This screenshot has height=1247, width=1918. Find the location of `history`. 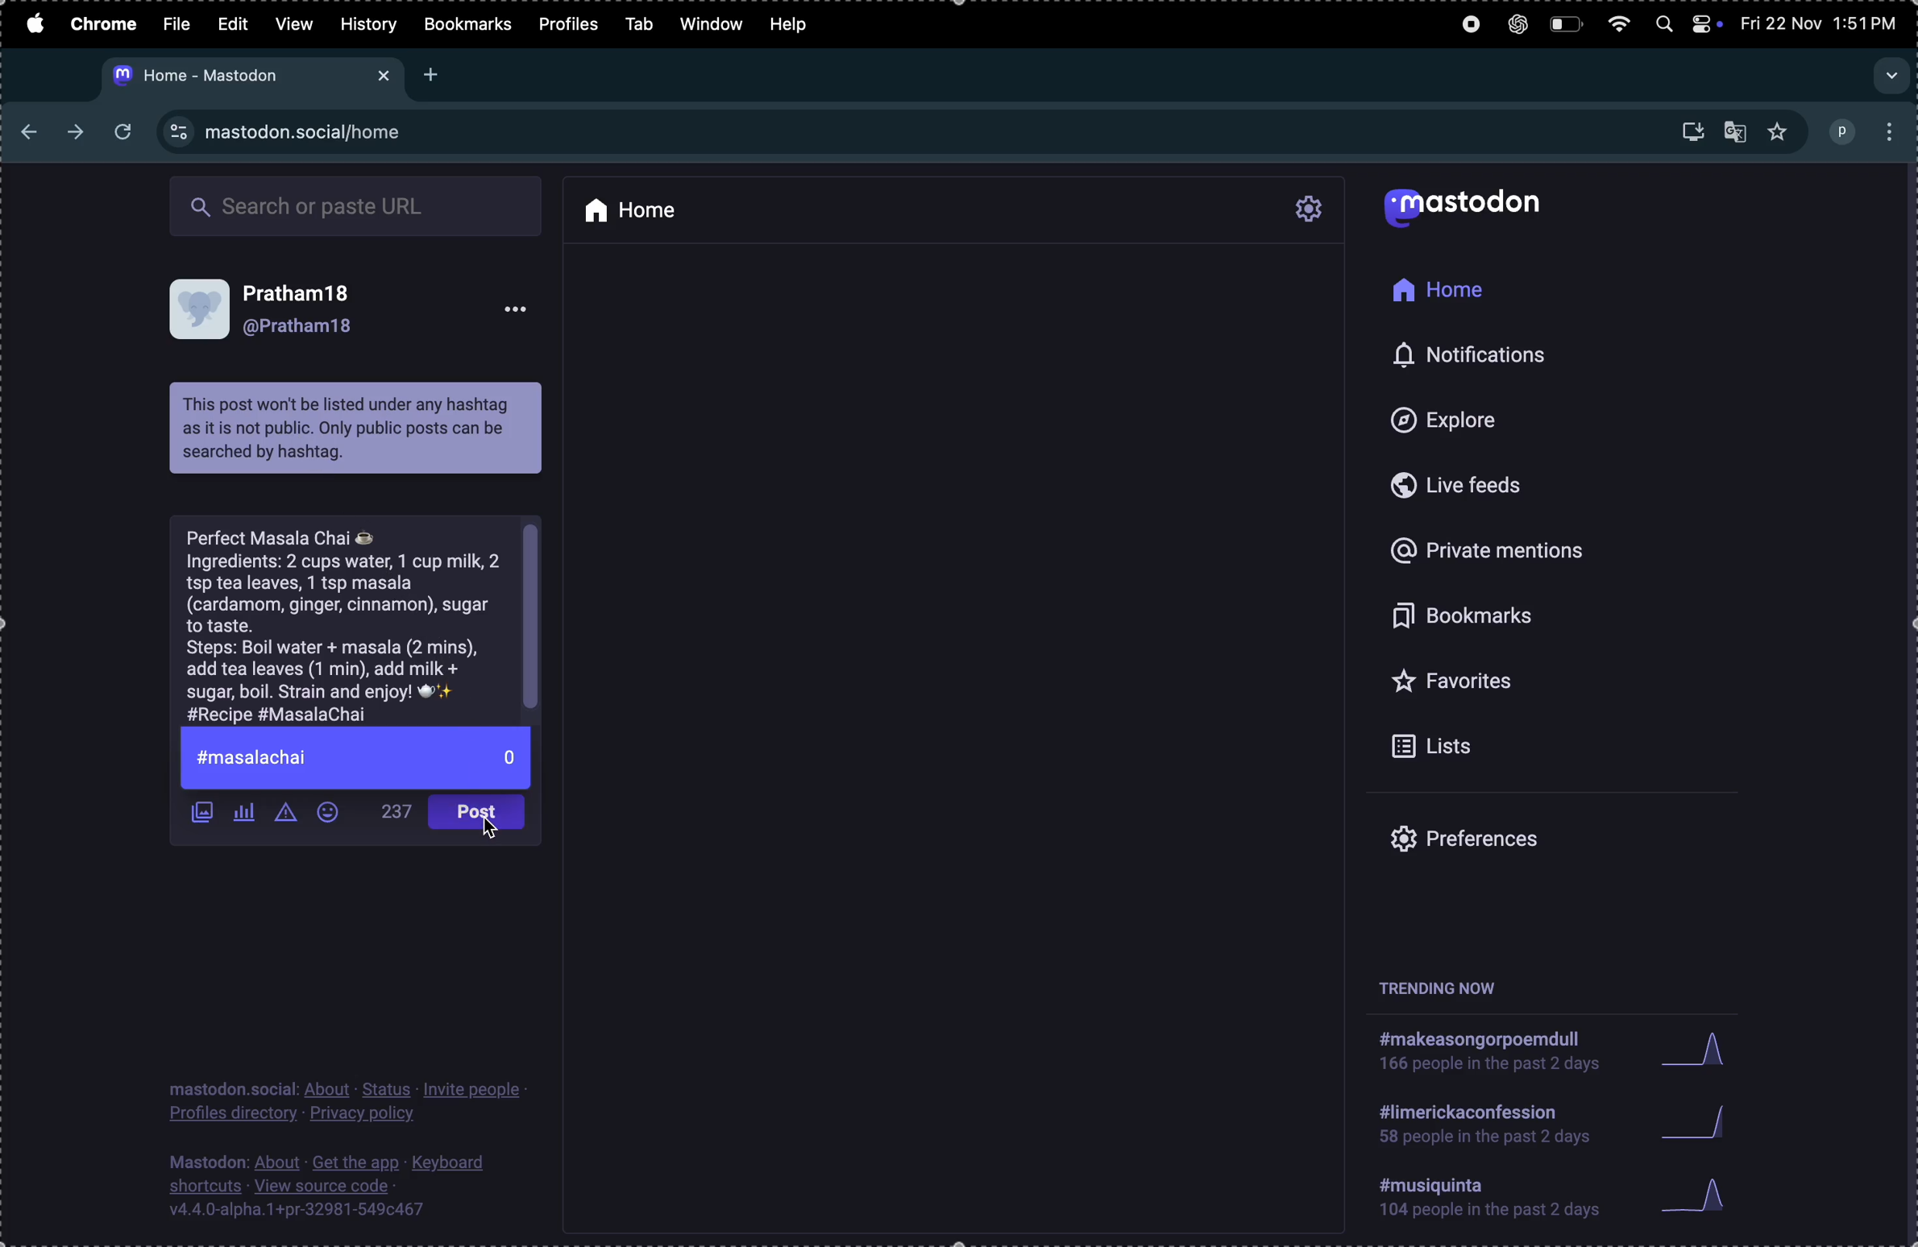

history is located at coordinates (371, 23).